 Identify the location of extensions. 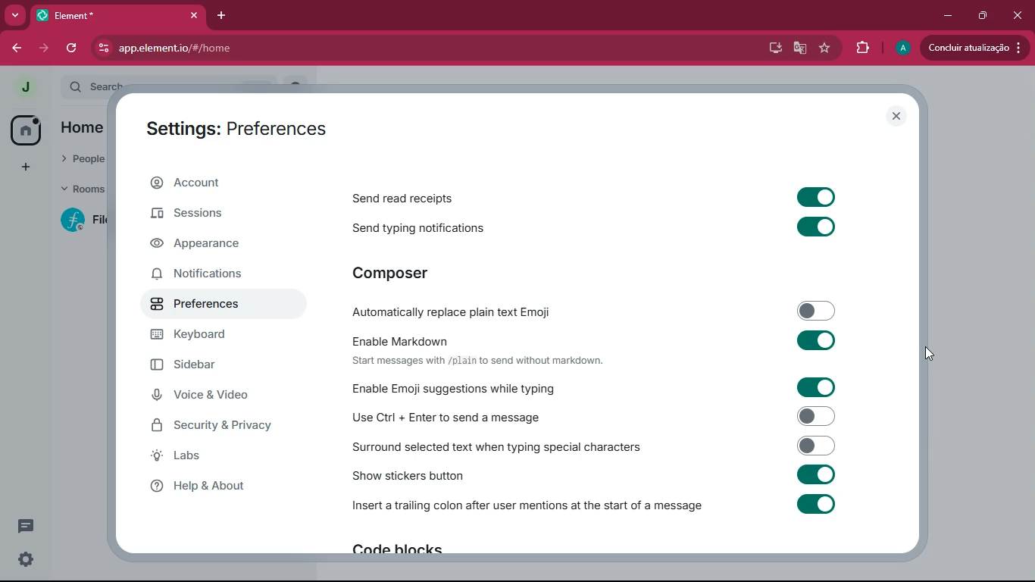
(861, 48).